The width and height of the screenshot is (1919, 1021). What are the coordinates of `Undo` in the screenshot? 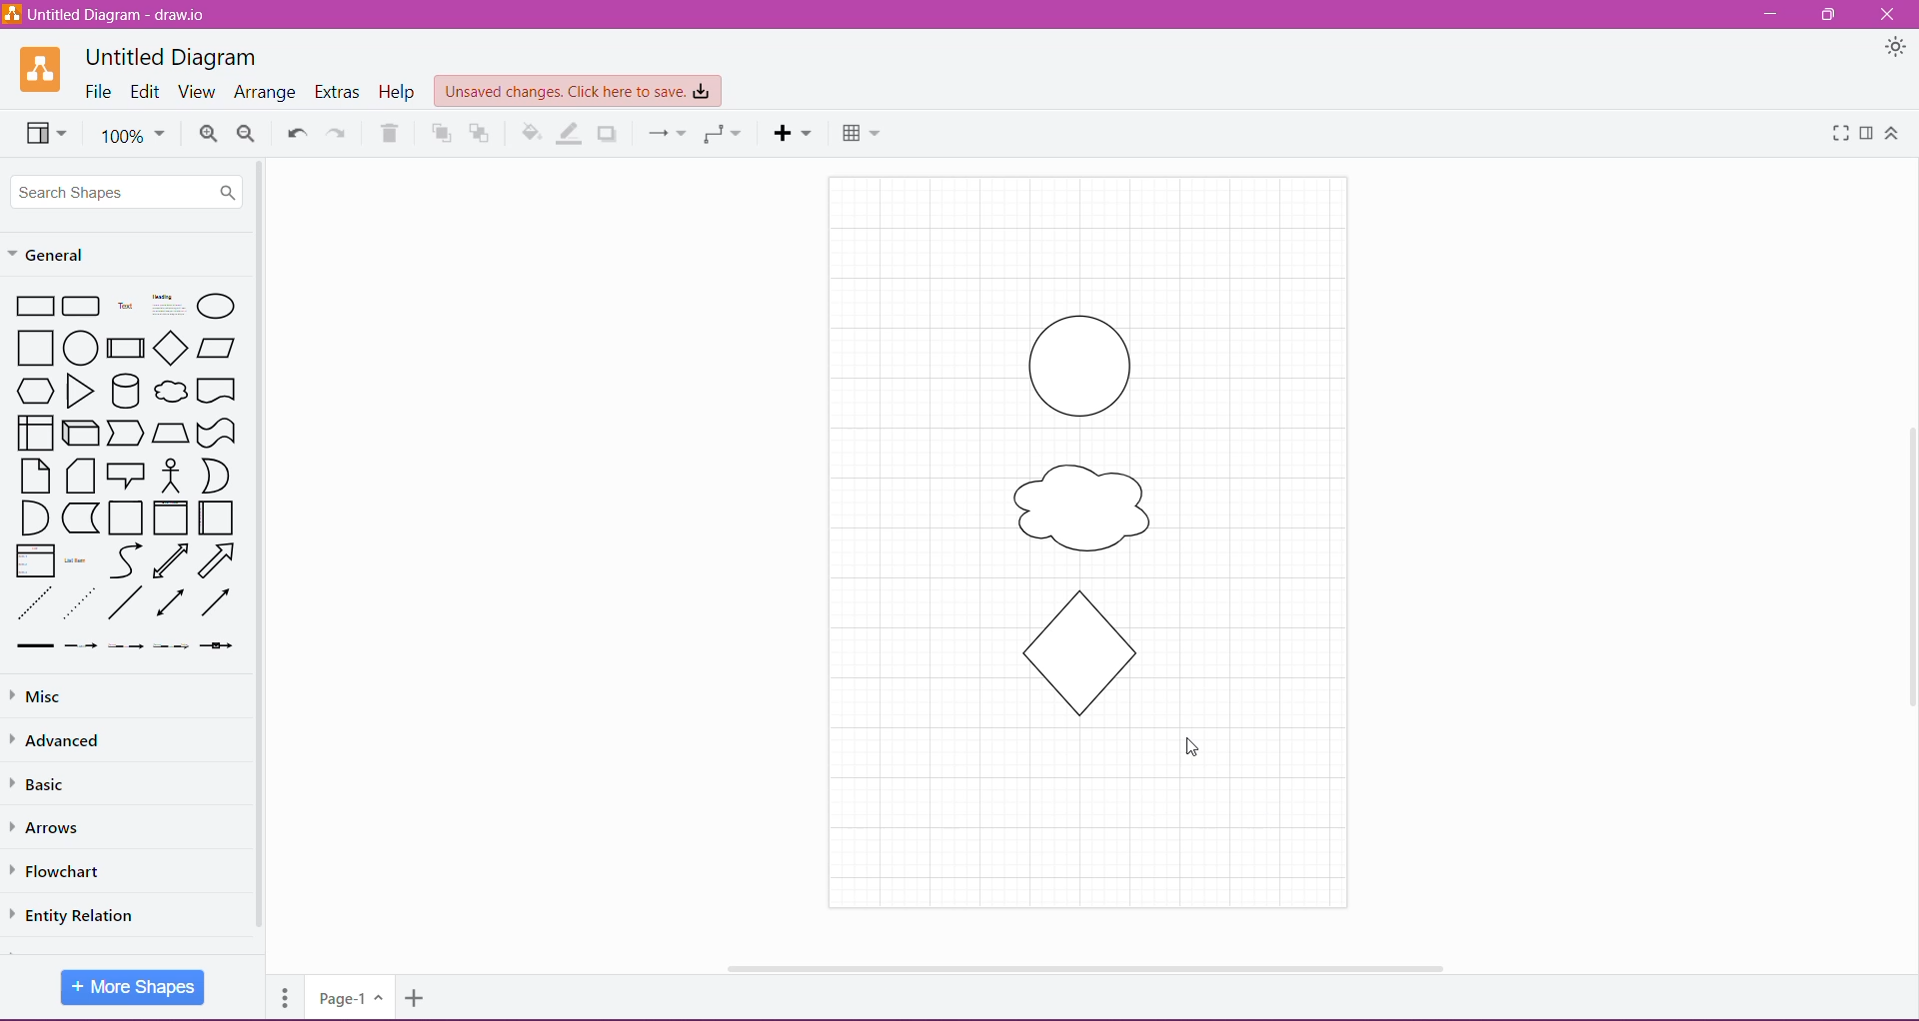 It's located at (295, 131).